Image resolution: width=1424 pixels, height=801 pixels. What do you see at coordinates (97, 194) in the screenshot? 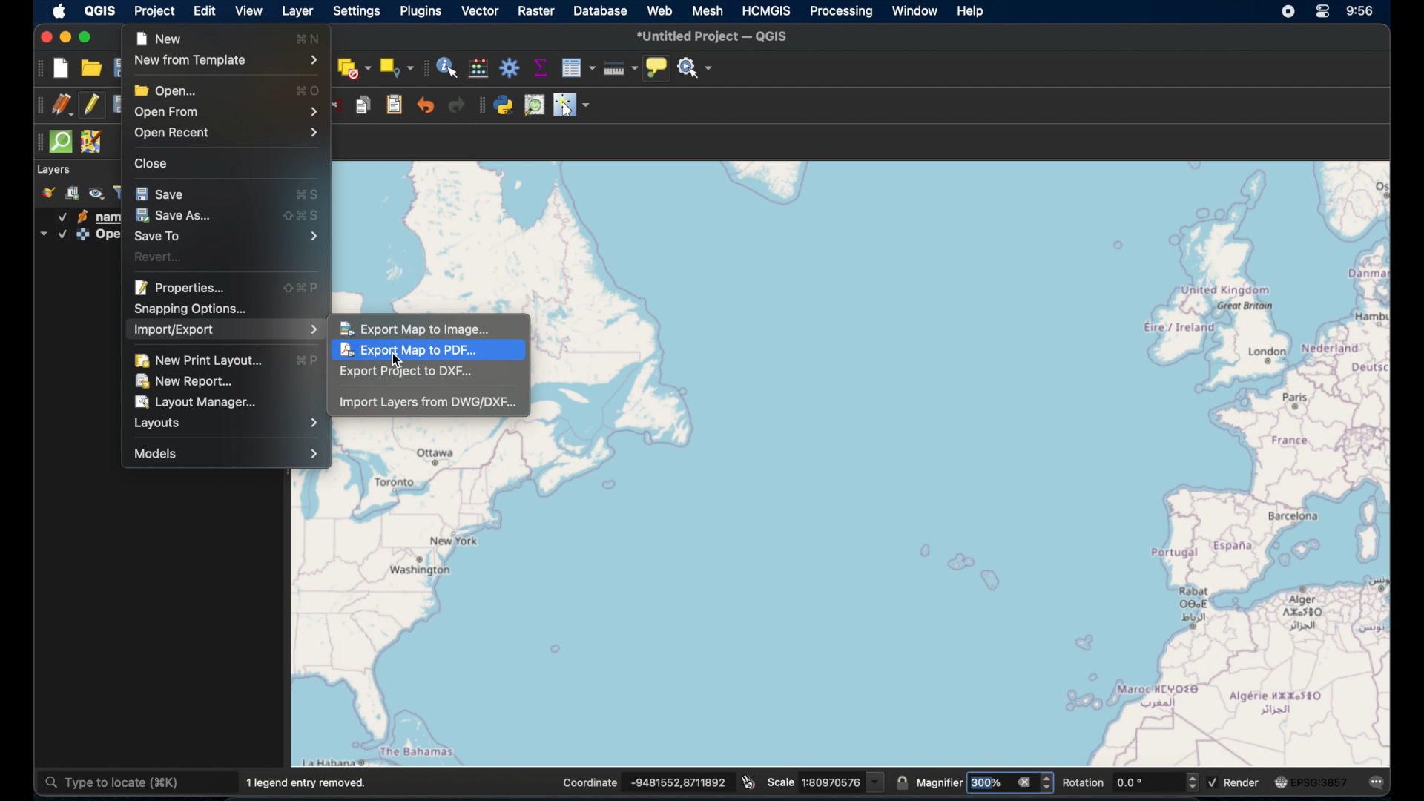
I see `manage map themes` at bounding box center [97, 194].